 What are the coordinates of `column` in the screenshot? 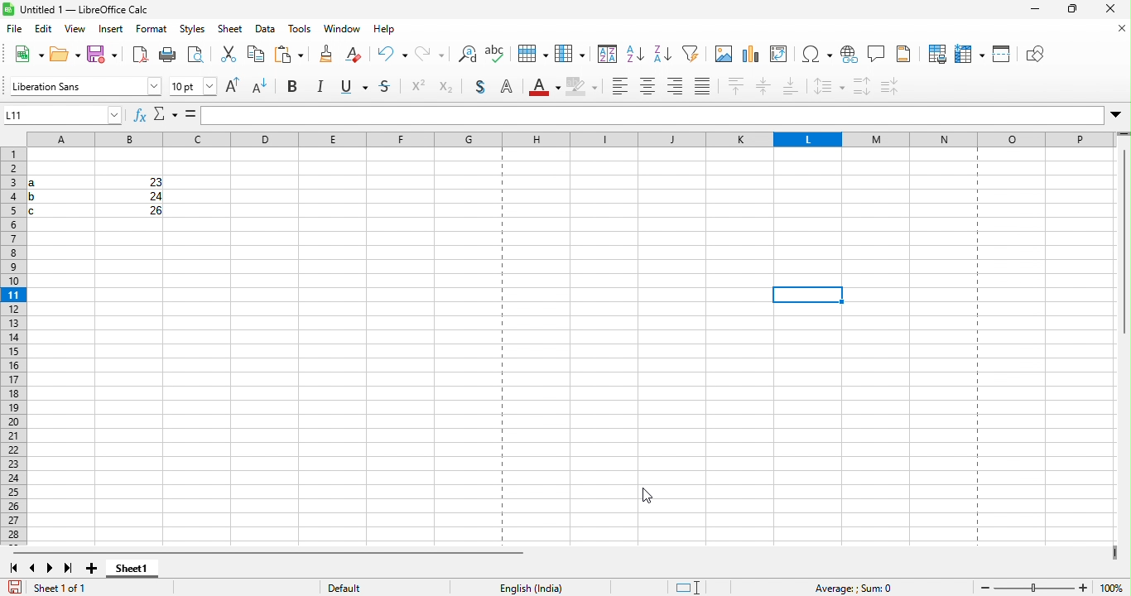 It's located at (530, 55).